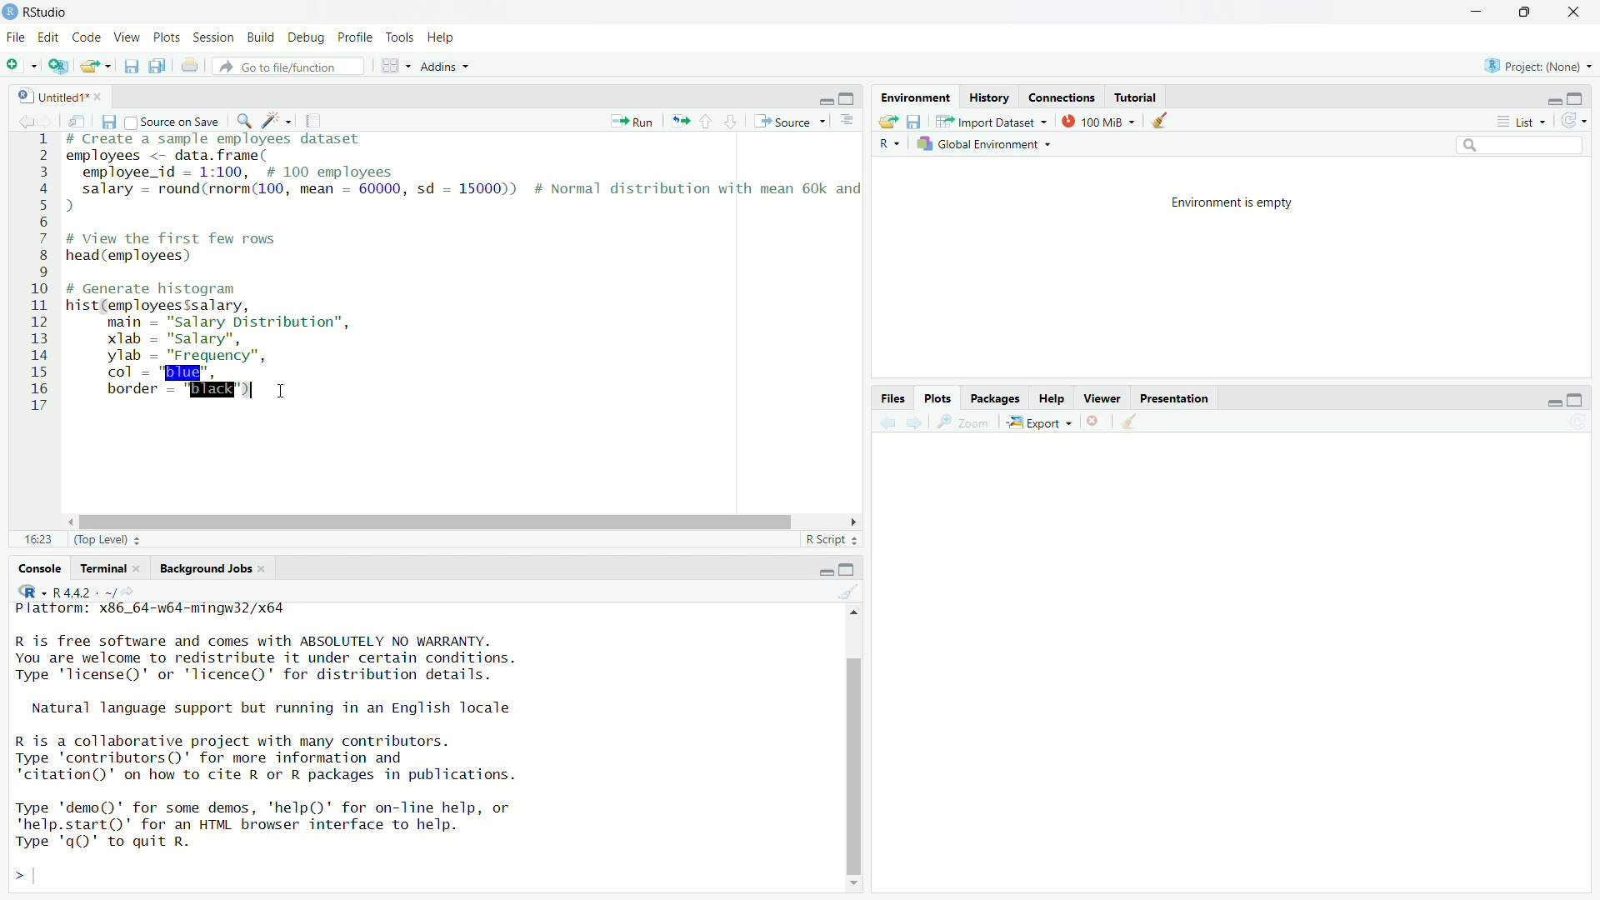  I want to click on Untitled1*, so click(53, 97).